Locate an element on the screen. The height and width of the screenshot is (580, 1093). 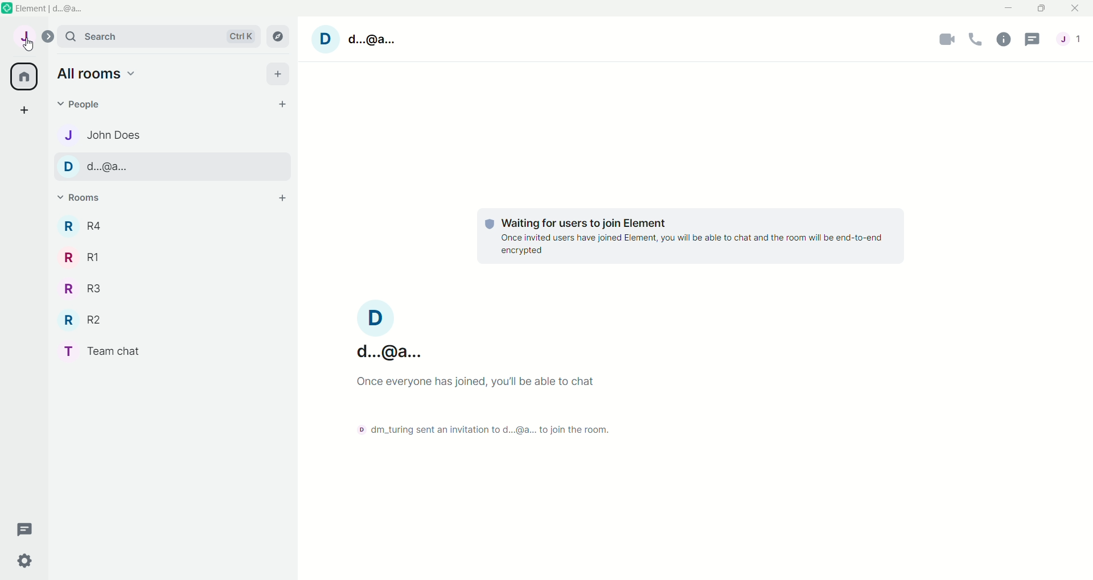
Add room is located at coordinates (283, 198).